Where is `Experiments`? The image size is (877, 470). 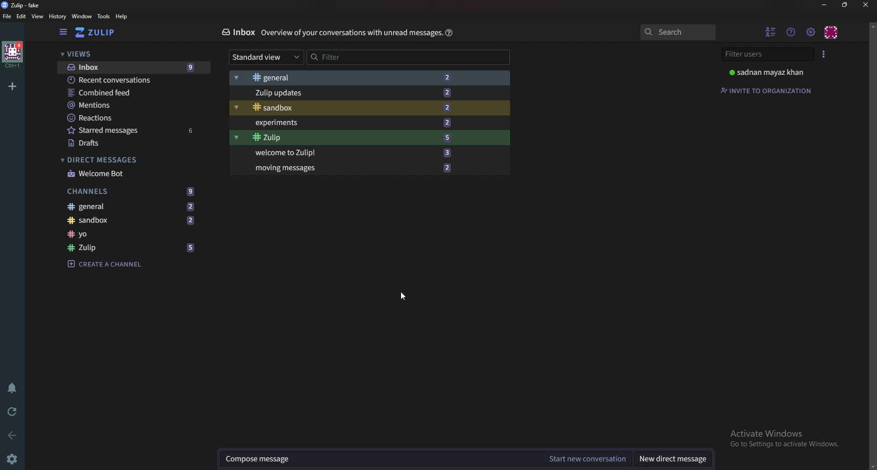 Experiments is located at coordinates (361, 124).